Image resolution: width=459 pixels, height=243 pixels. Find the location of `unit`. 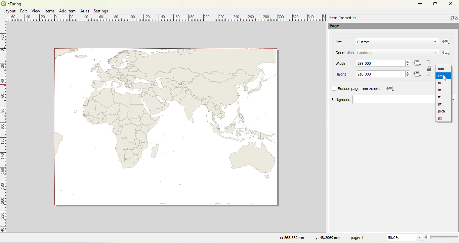

unit is located at coordinates (441, 69).